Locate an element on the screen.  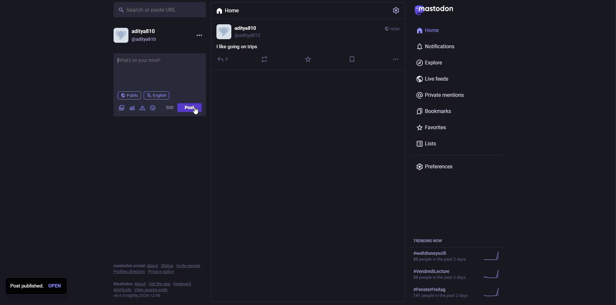
reply is located at coordinates (222, 60).